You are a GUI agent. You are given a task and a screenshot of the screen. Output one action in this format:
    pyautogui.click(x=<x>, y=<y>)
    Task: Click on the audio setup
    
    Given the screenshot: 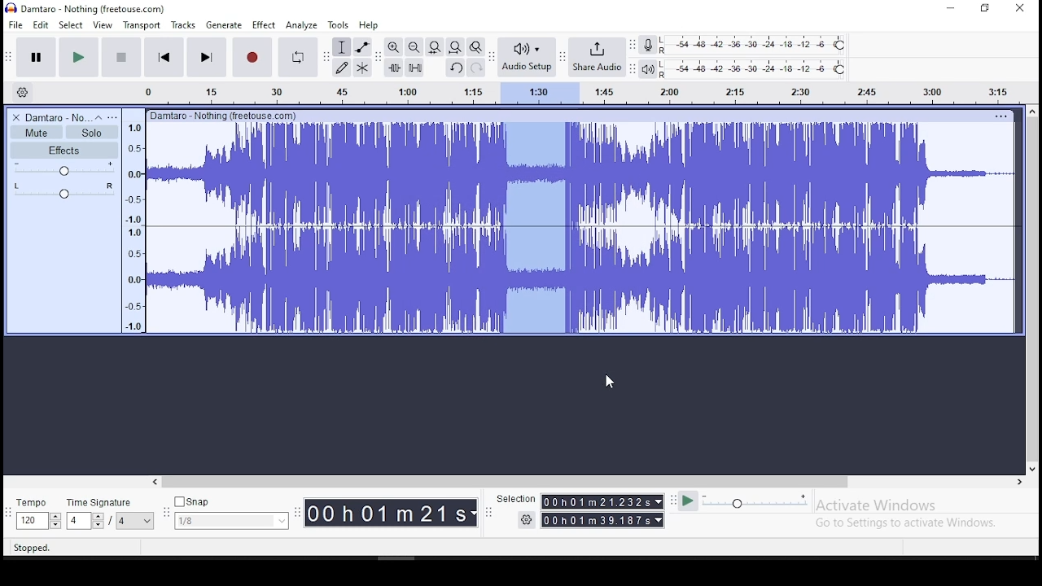 What is the action you would take?
    pyautogui.click(x=526, y=55)
    